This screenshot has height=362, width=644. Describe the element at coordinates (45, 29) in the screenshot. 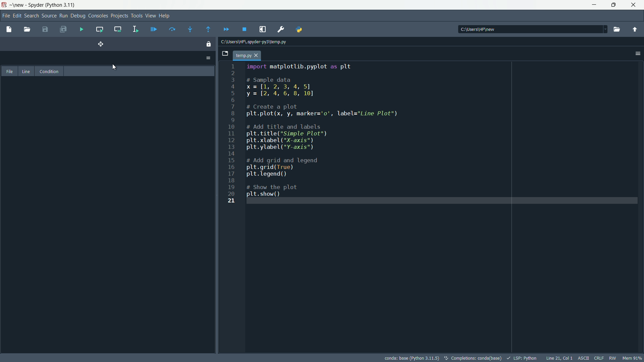

I see `save file` at that location.